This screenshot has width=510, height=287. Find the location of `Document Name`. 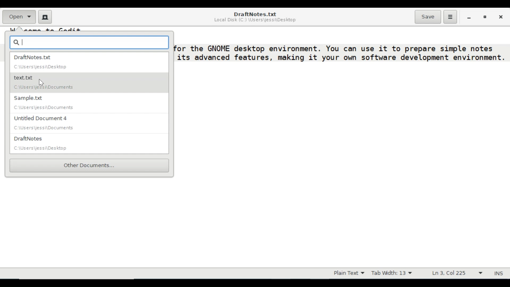

Document Name is located at coordinates (254, 14).